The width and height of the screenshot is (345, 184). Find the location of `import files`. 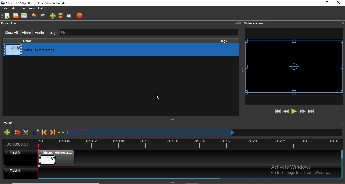

import files is located at coordinates (53, 16).